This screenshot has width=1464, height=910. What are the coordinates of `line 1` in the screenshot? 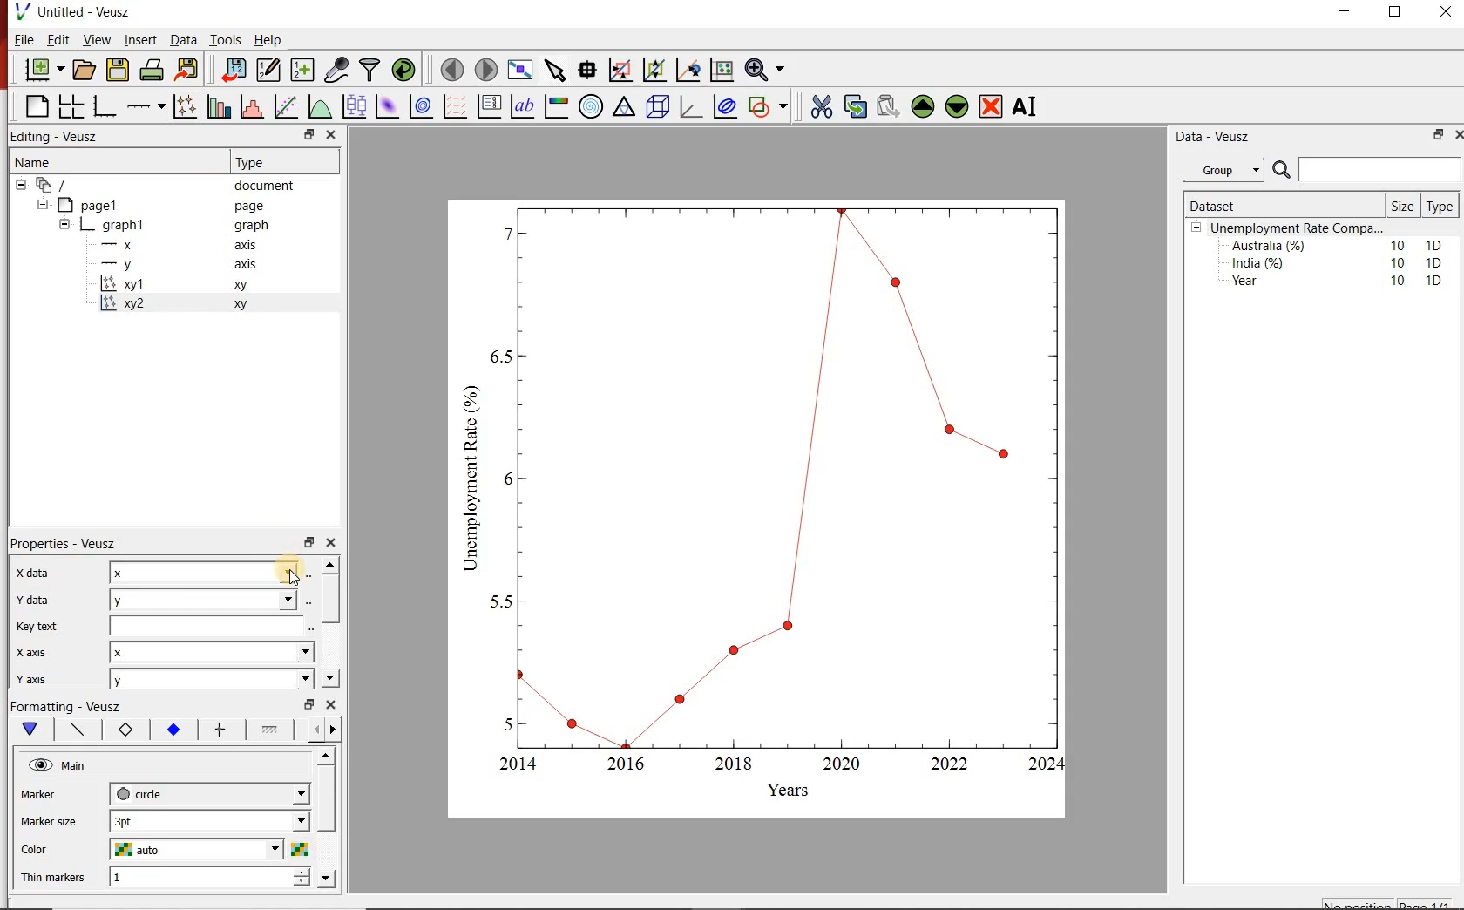 It's located at (270, 728).